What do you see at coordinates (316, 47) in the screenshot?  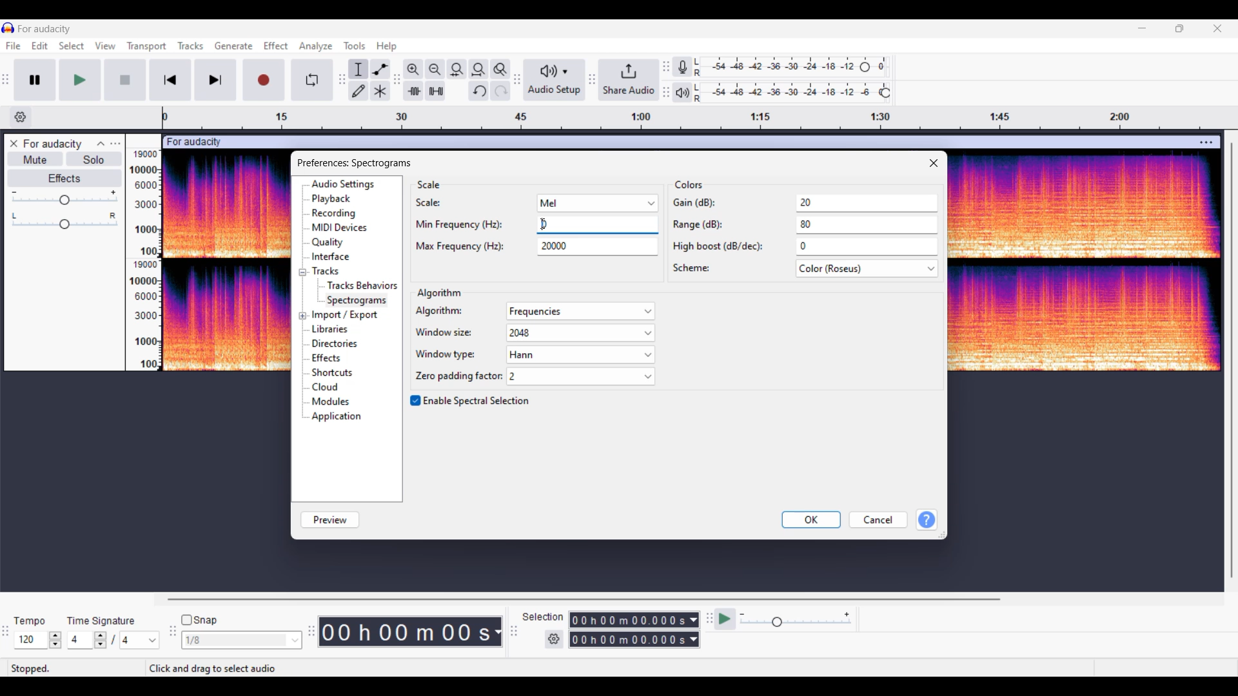 I see `Analyze menu` at bounding box center [316, 47].